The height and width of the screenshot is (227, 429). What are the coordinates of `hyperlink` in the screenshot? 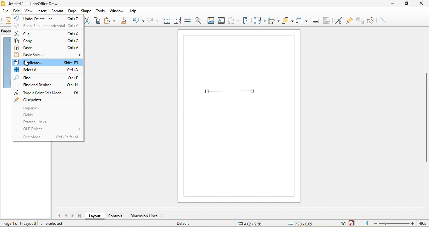 It's located at (37, 109).